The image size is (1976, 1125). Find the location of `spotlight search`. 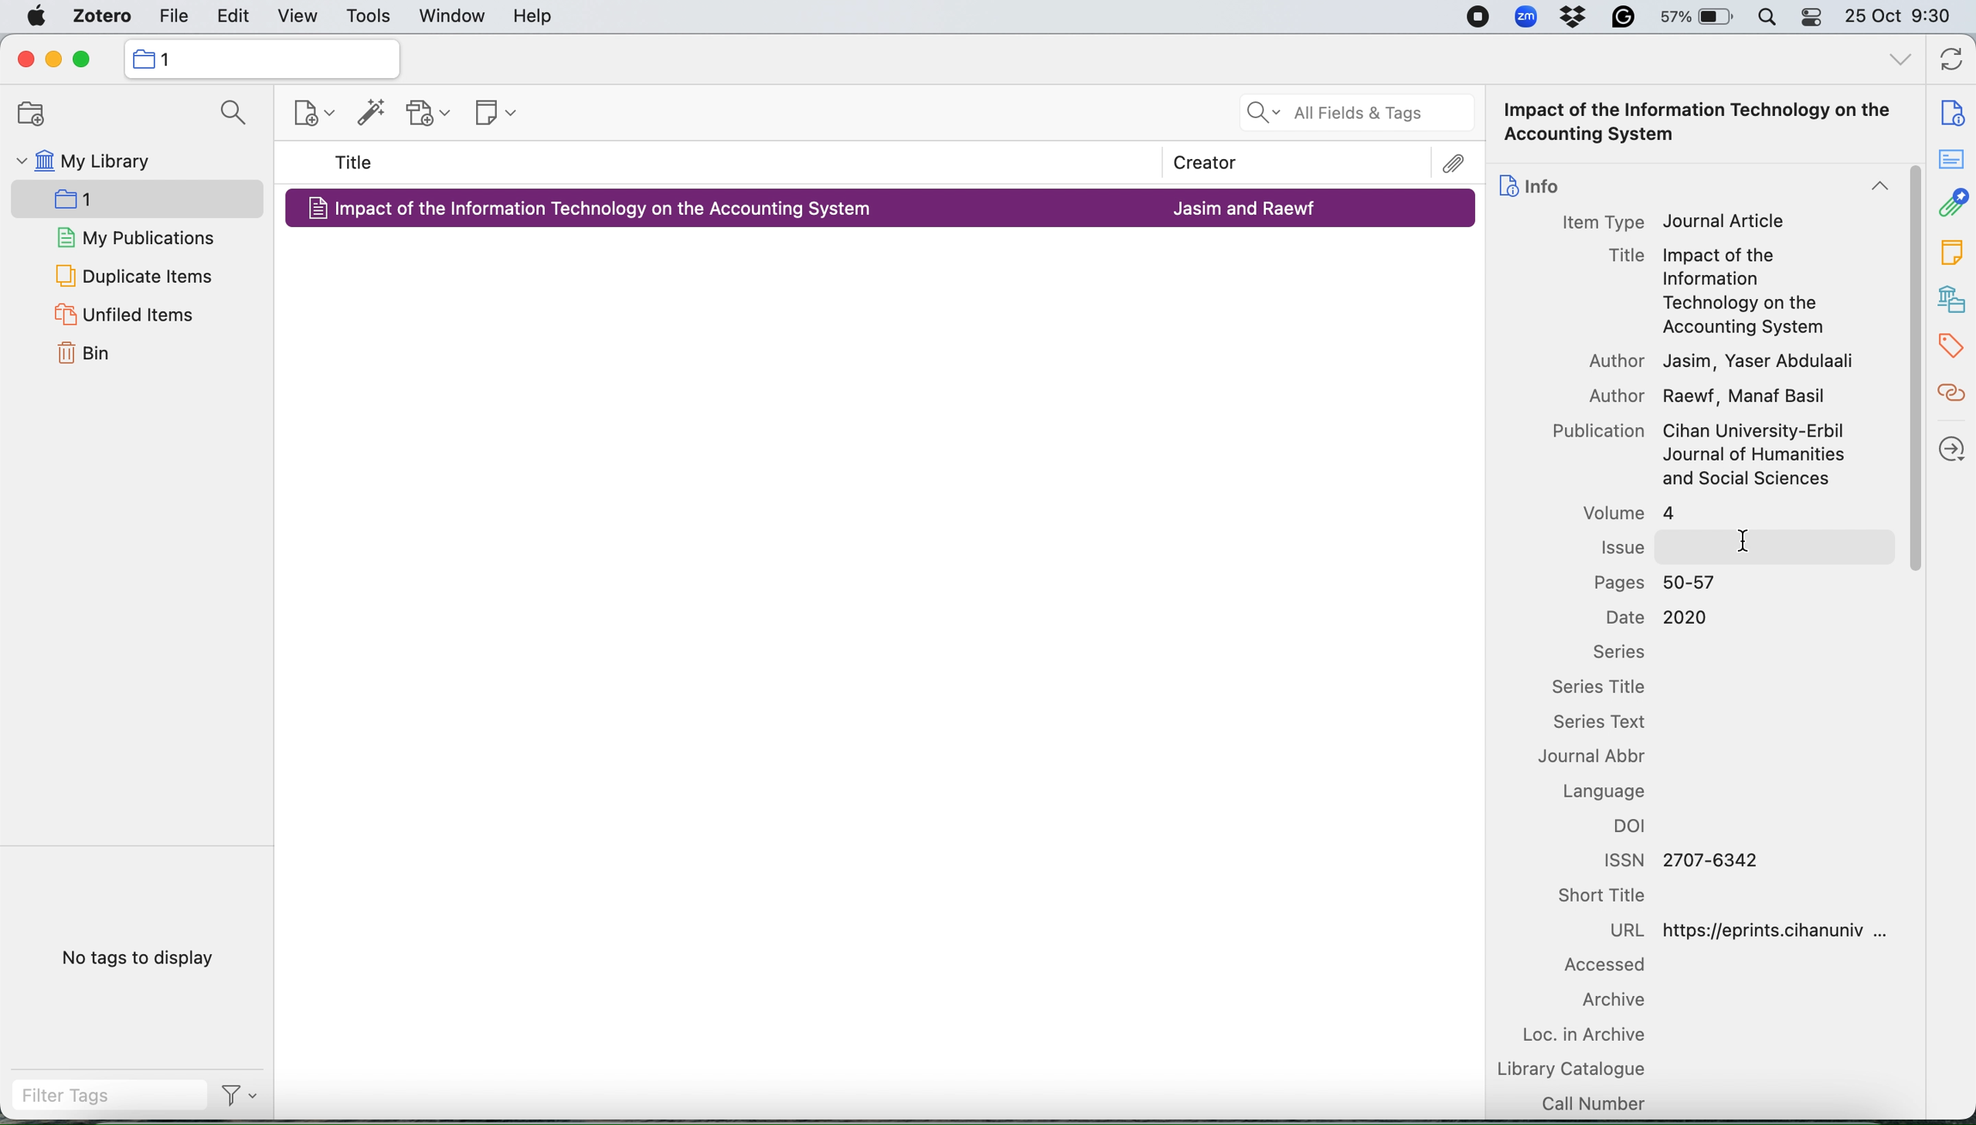

spotlight search is located at coordinates (1767, 18).